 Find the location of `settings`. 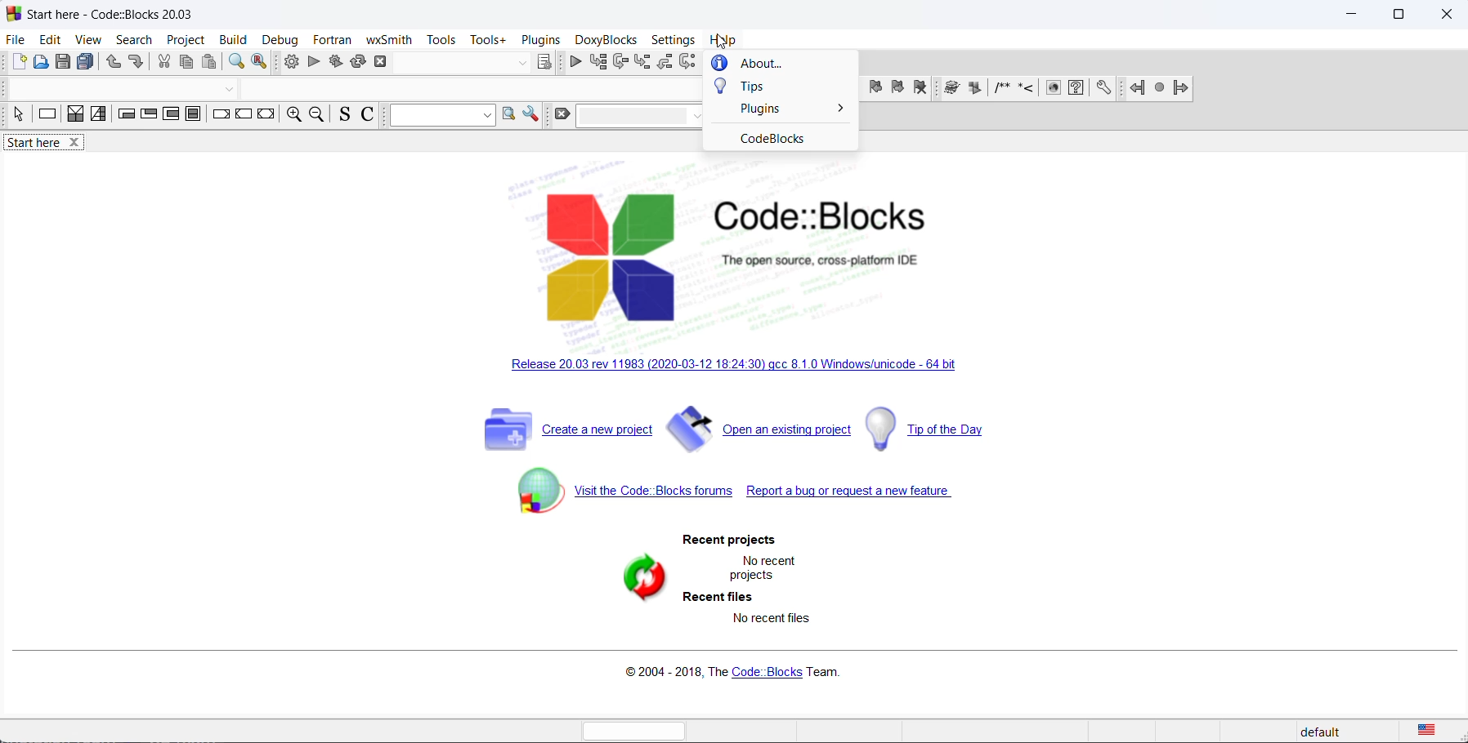

settings is located at coordinates (1076, 90).